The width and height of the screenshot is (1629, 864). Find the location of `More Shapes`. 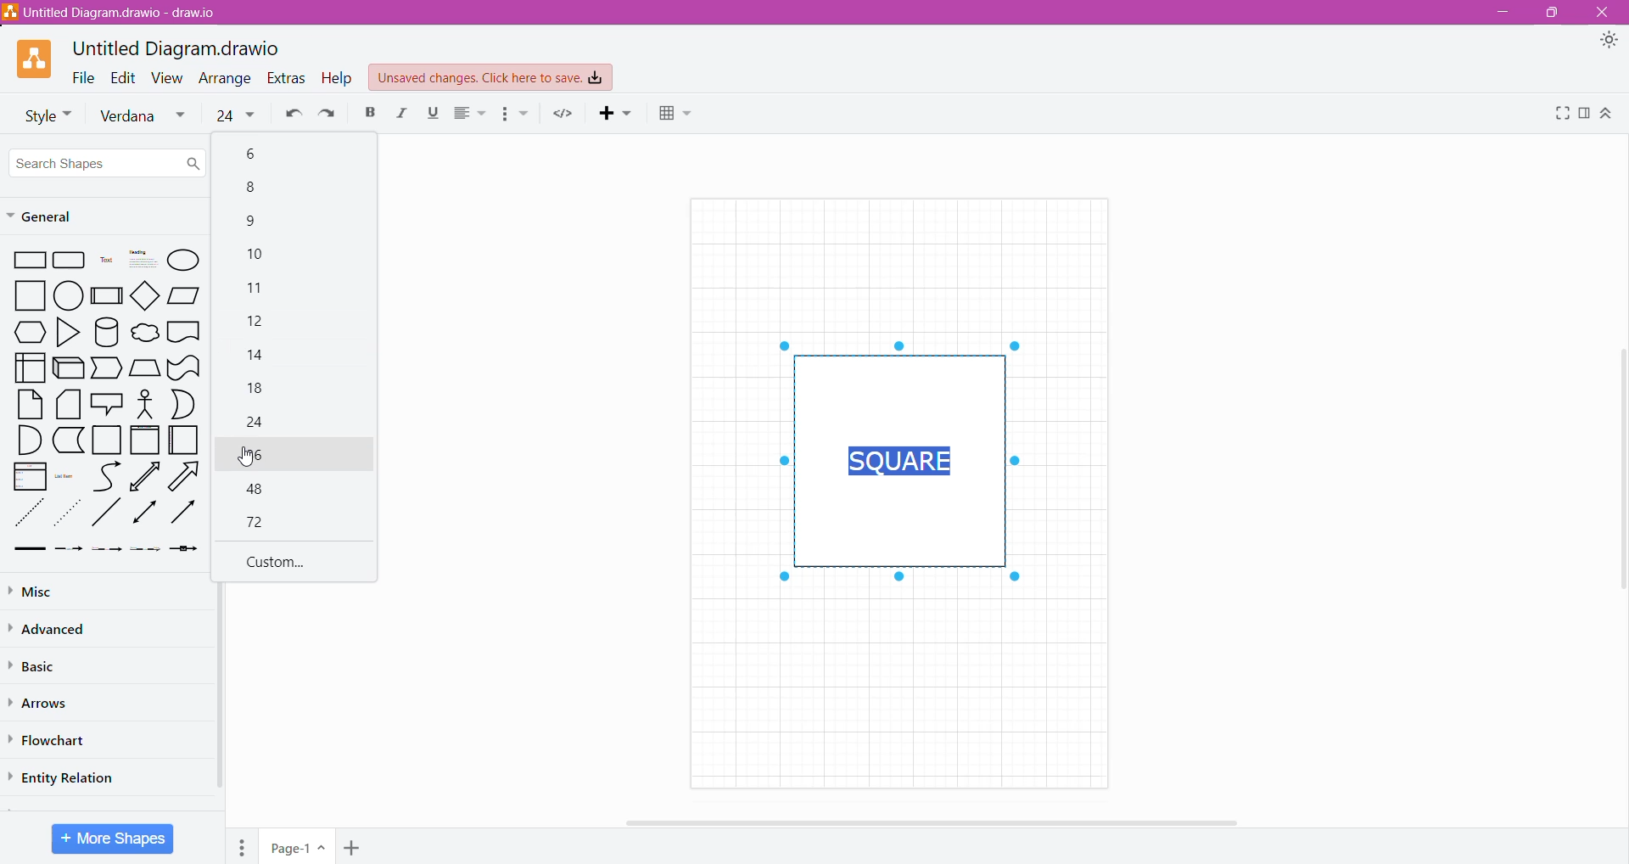

More Shapes is located at coordinates (112, 839).